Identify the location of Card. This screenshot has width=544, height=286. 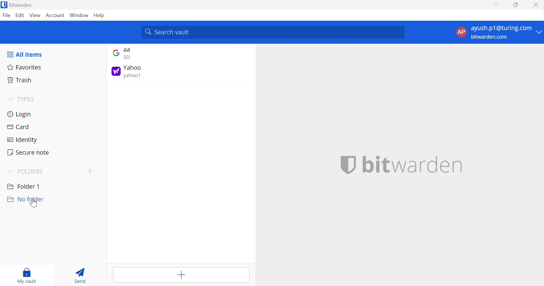
(19, 127).